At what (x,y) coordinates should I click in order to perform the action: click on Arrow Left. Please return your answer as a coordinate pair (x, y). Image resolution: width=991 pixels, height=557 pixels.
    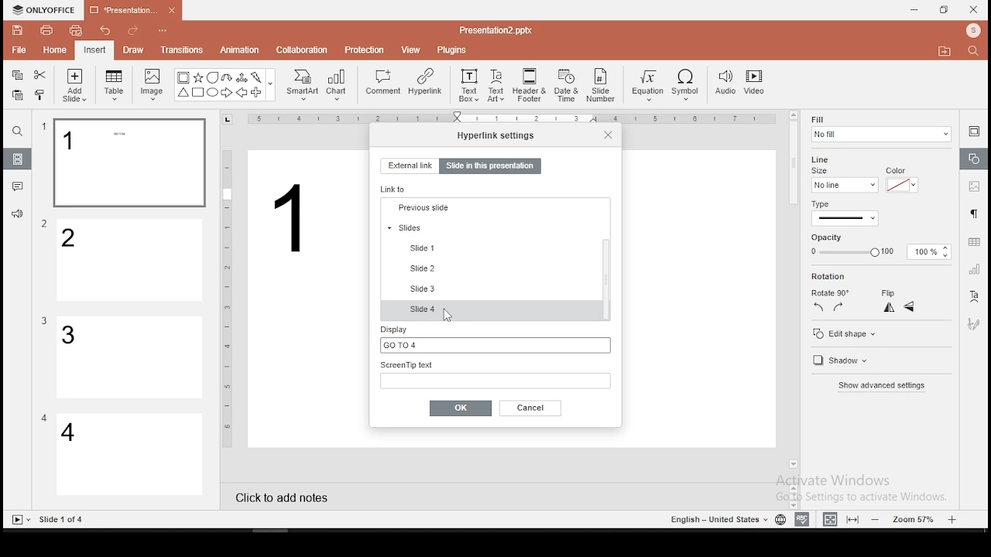
    Looking at the image, I should click on (242, 93).